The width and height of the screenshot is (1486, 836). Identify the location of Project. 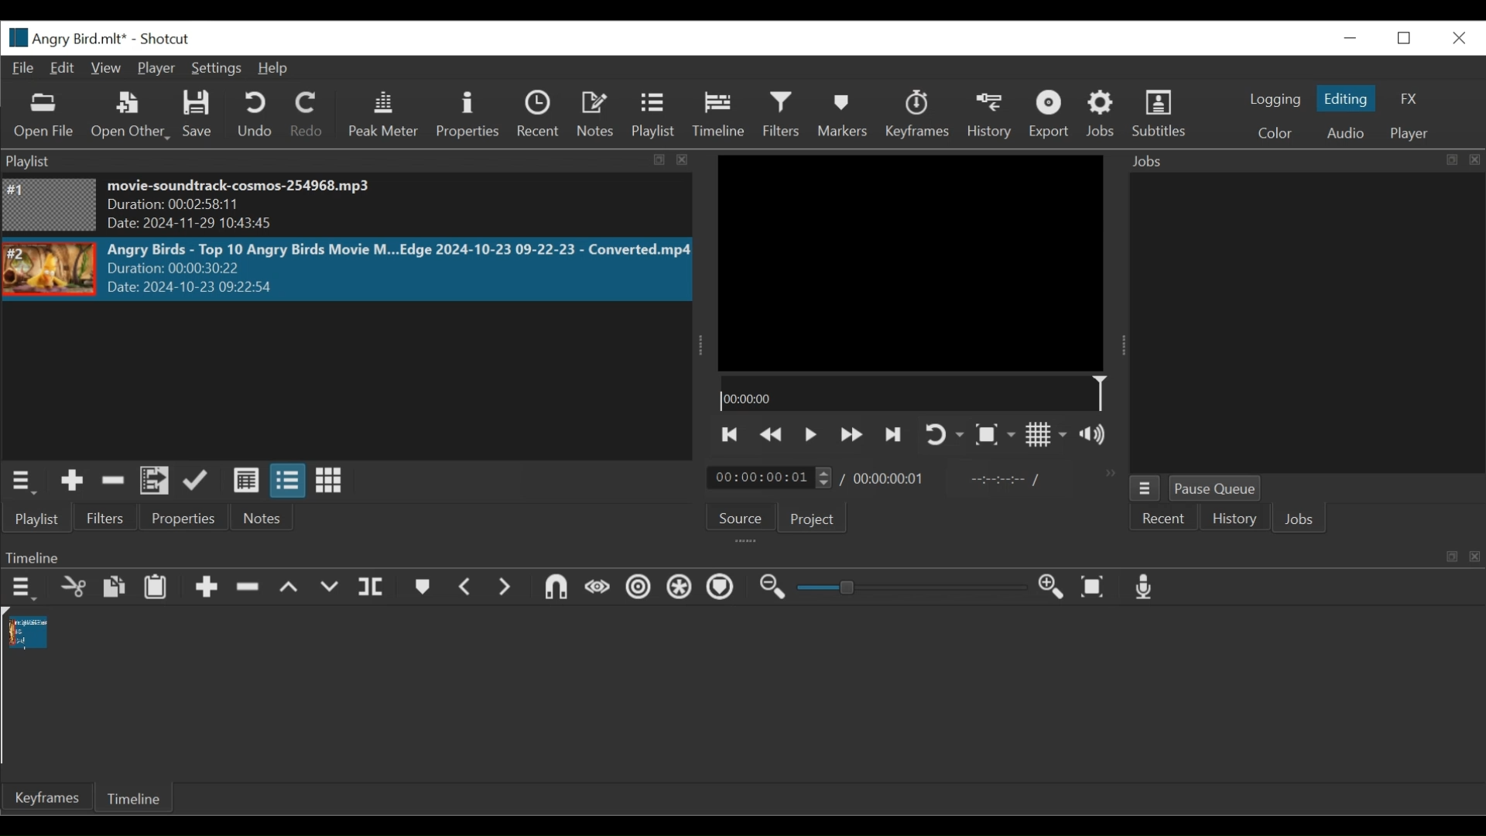
(810, 519).